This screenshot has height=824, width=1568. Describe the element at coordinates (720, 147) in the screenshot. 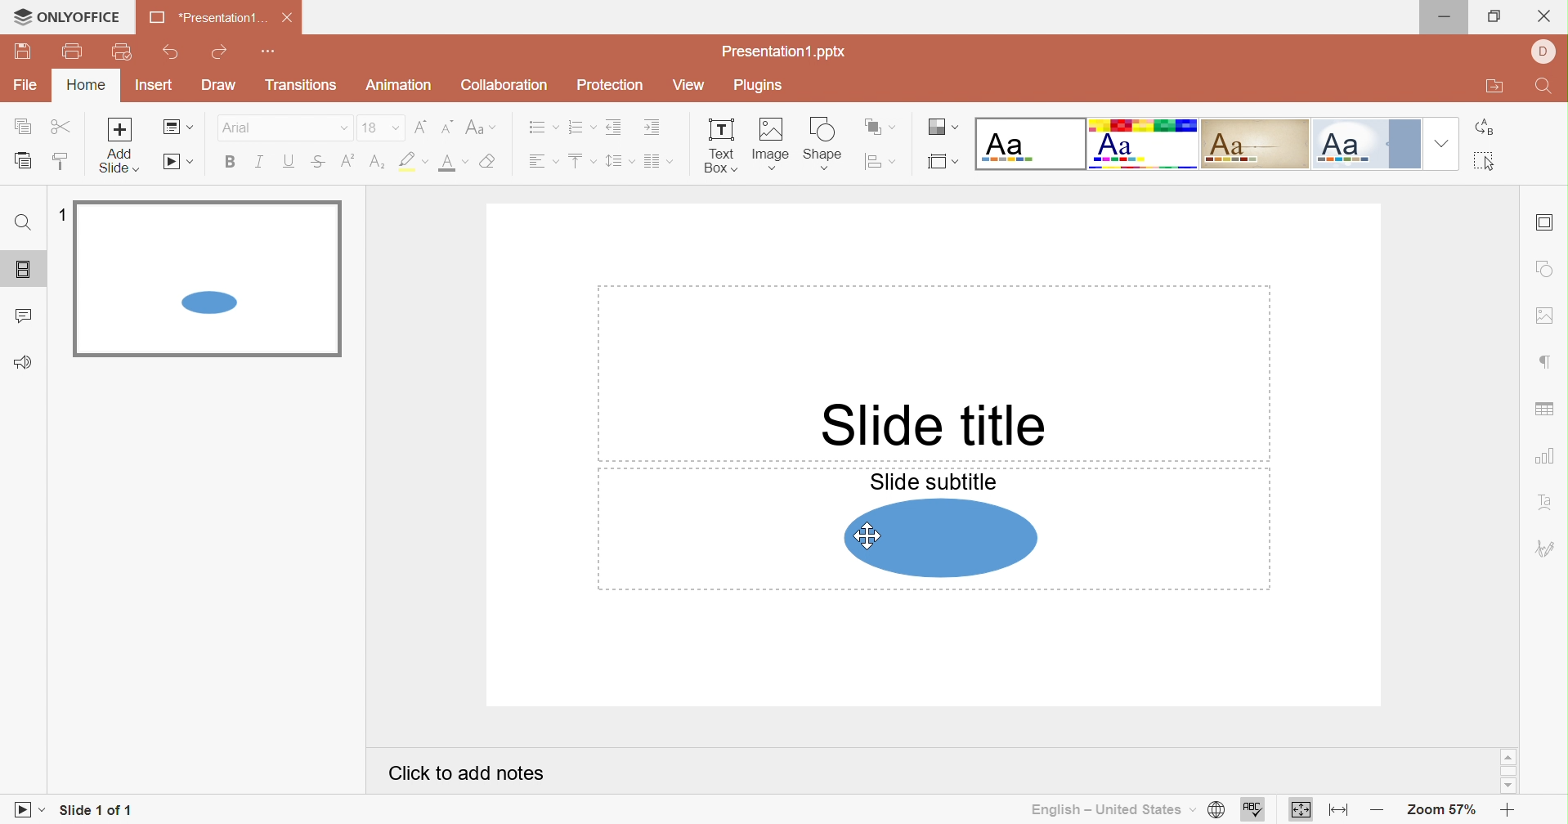

I see `Text Box` at that location.